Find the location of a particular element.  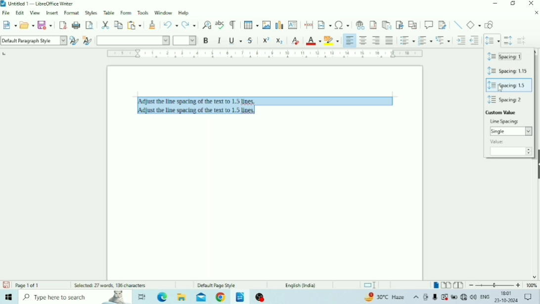

Format is located at coordinates (72, 12).